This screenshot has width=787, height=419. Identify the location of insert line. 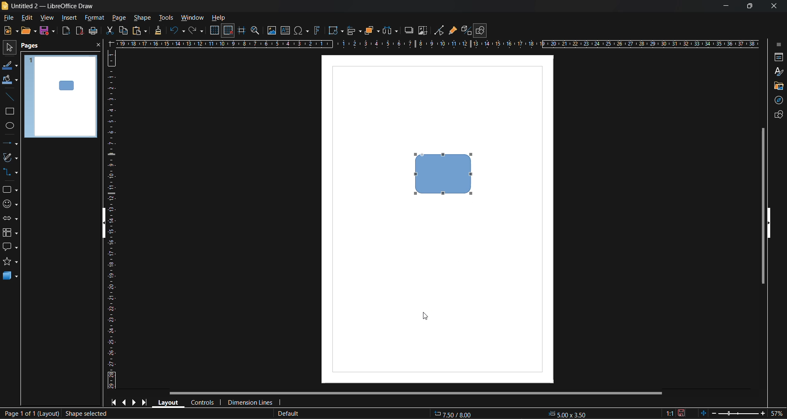
(12, 98).